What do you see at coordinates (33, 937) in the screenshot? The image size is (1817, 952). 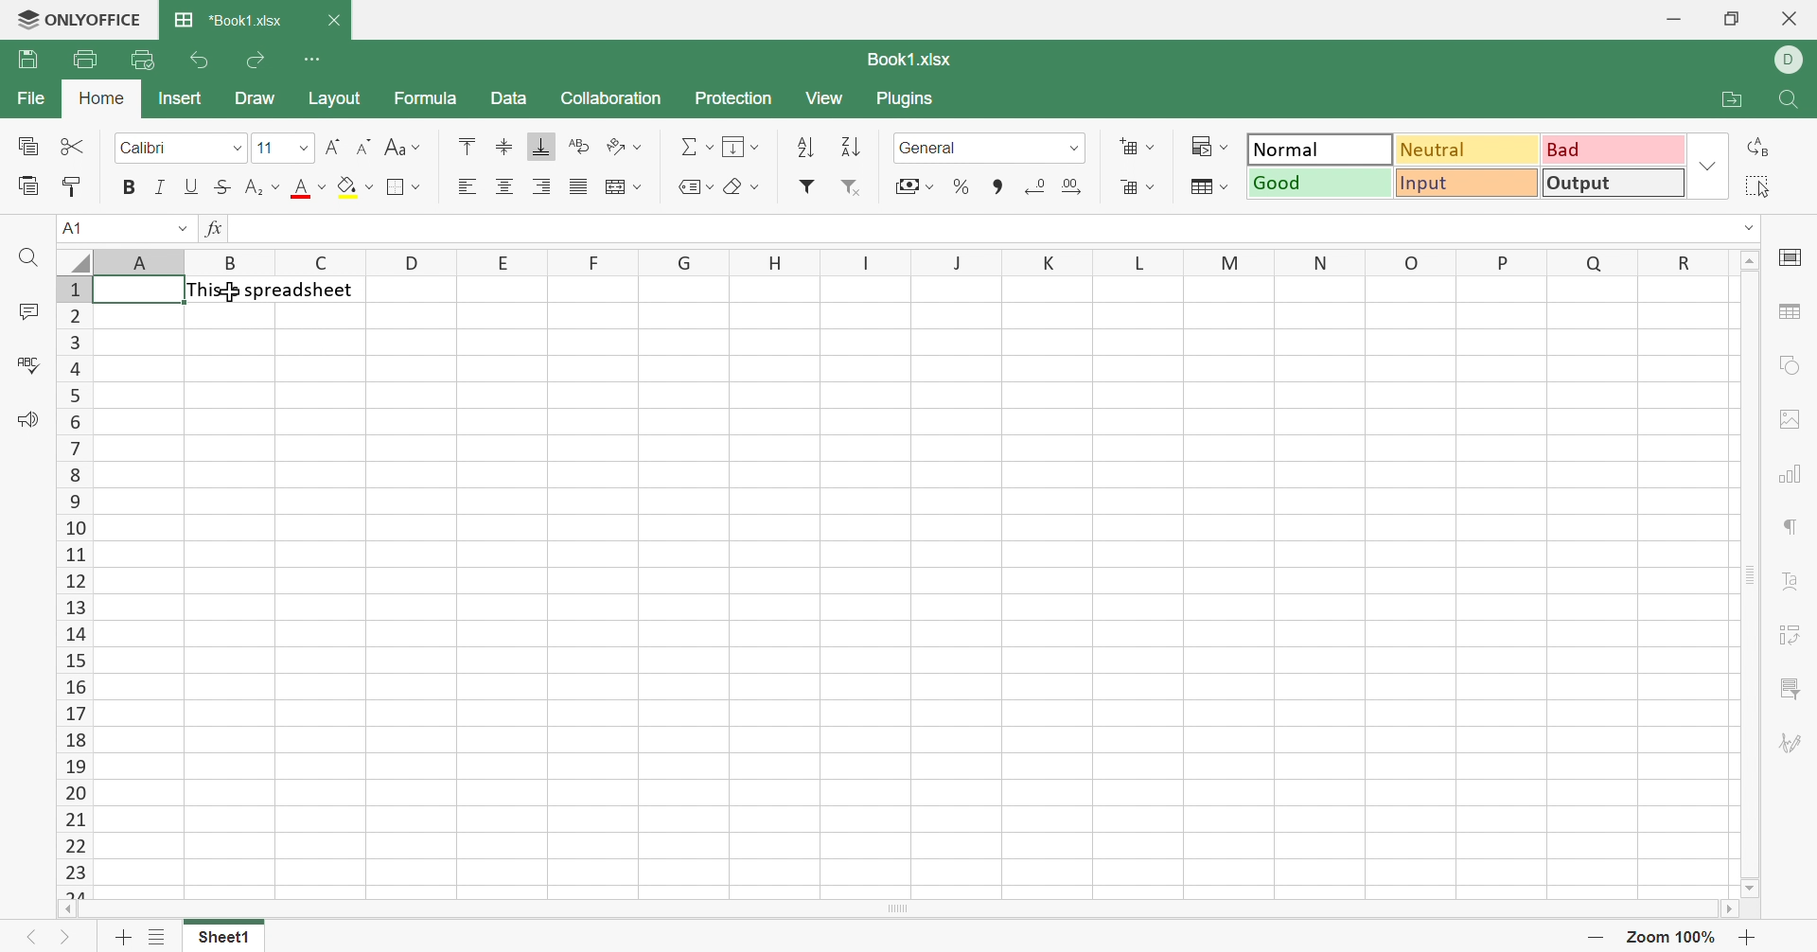 I see `Previous` at bounding box center [33, 937].